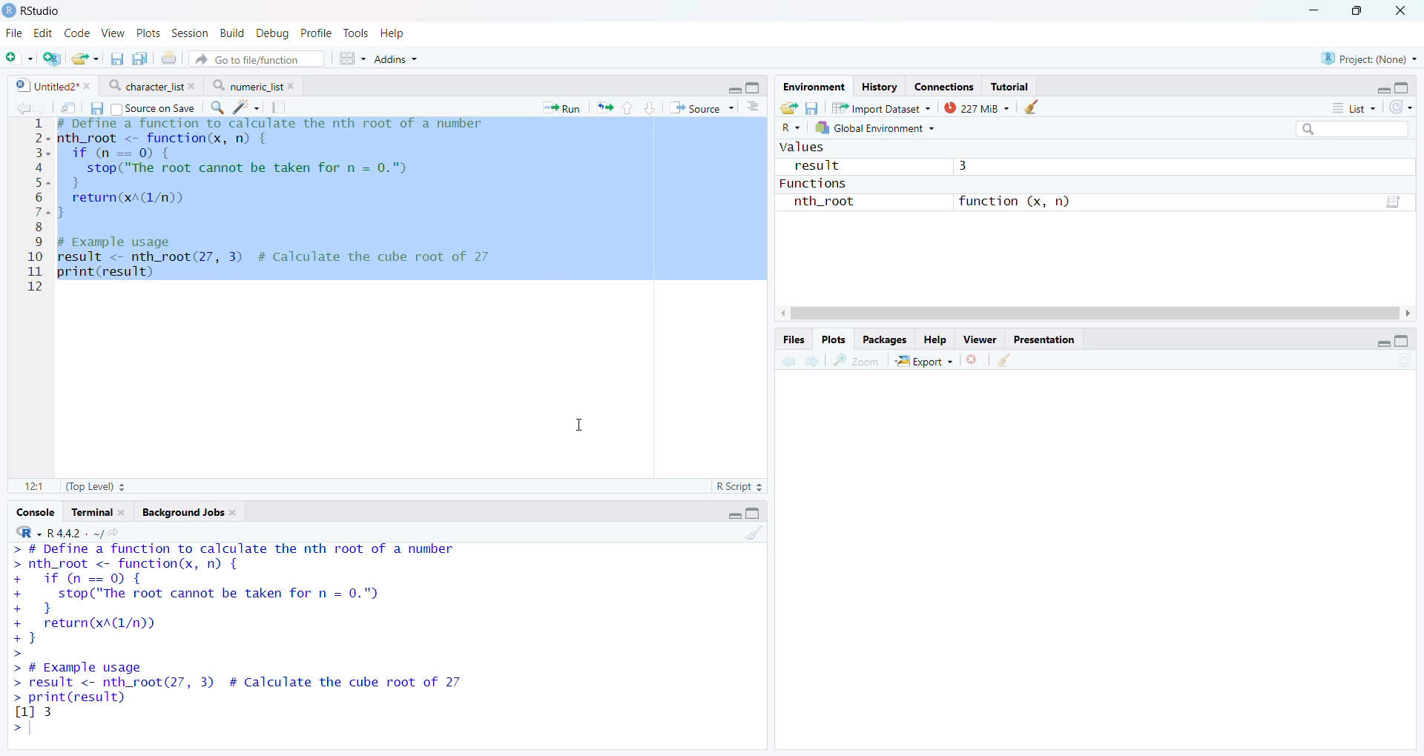  Describe the element at coordinates (85, 59) in the screenshot. I see `Open exisitng file` at that location.